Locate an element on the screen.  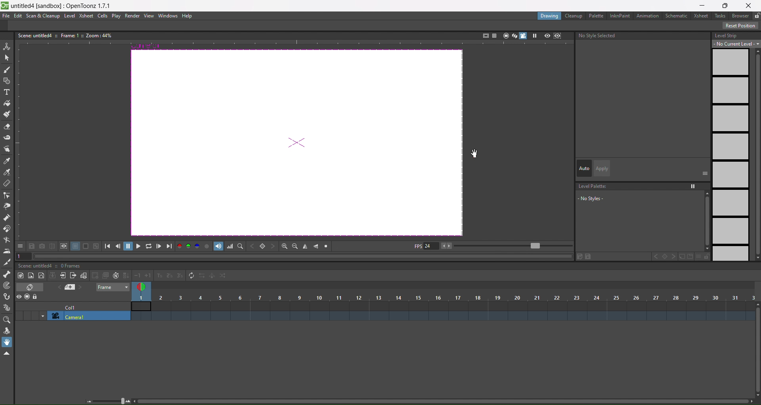
add new memo is located at coordinates (71, 288).